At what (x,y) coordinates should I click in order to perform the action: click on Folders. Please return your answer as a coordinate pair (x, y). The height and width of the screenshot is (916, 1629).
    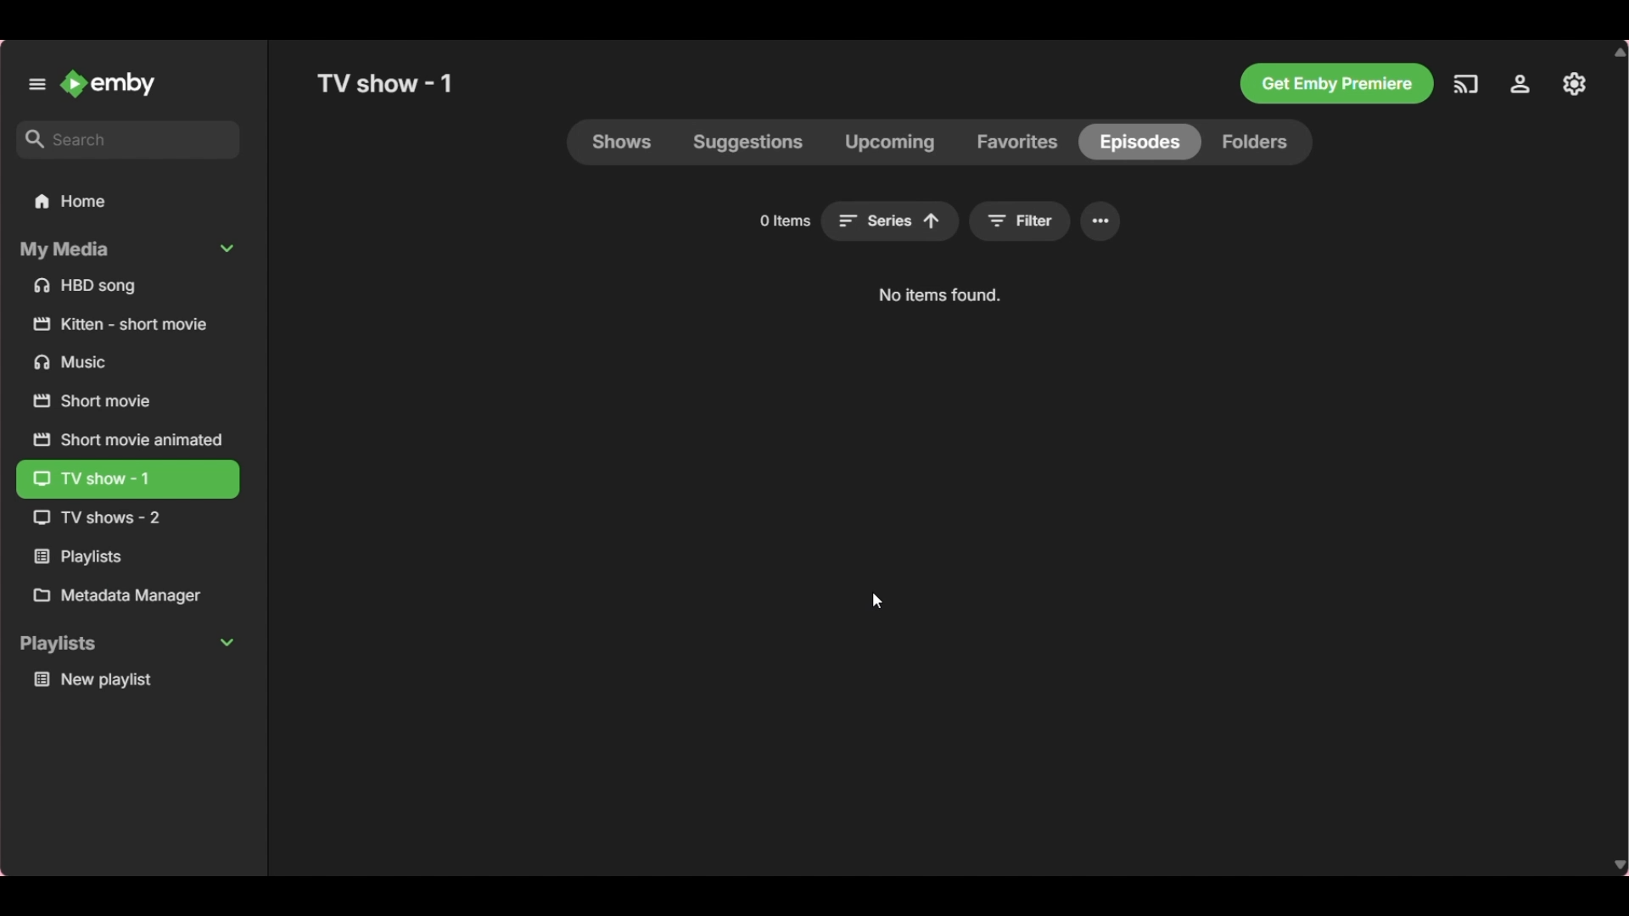
    Looking at the image, I should click on (1257, 142).